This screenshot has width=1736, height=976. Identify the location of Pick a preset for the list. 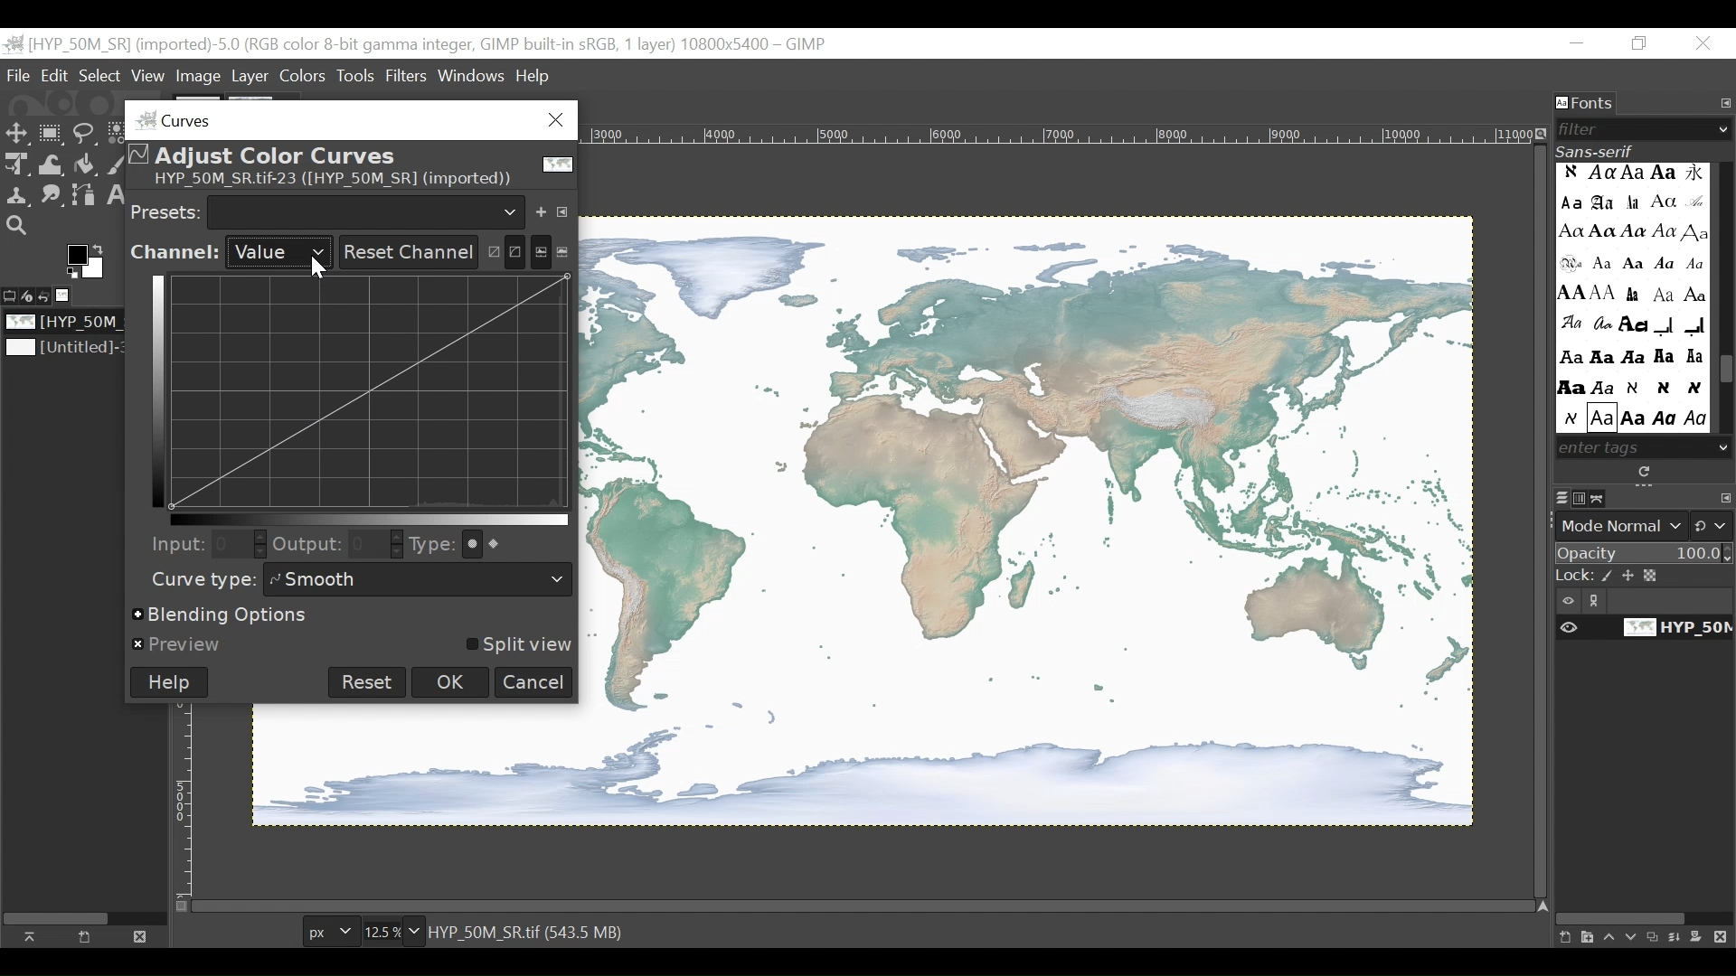
(367, 211).